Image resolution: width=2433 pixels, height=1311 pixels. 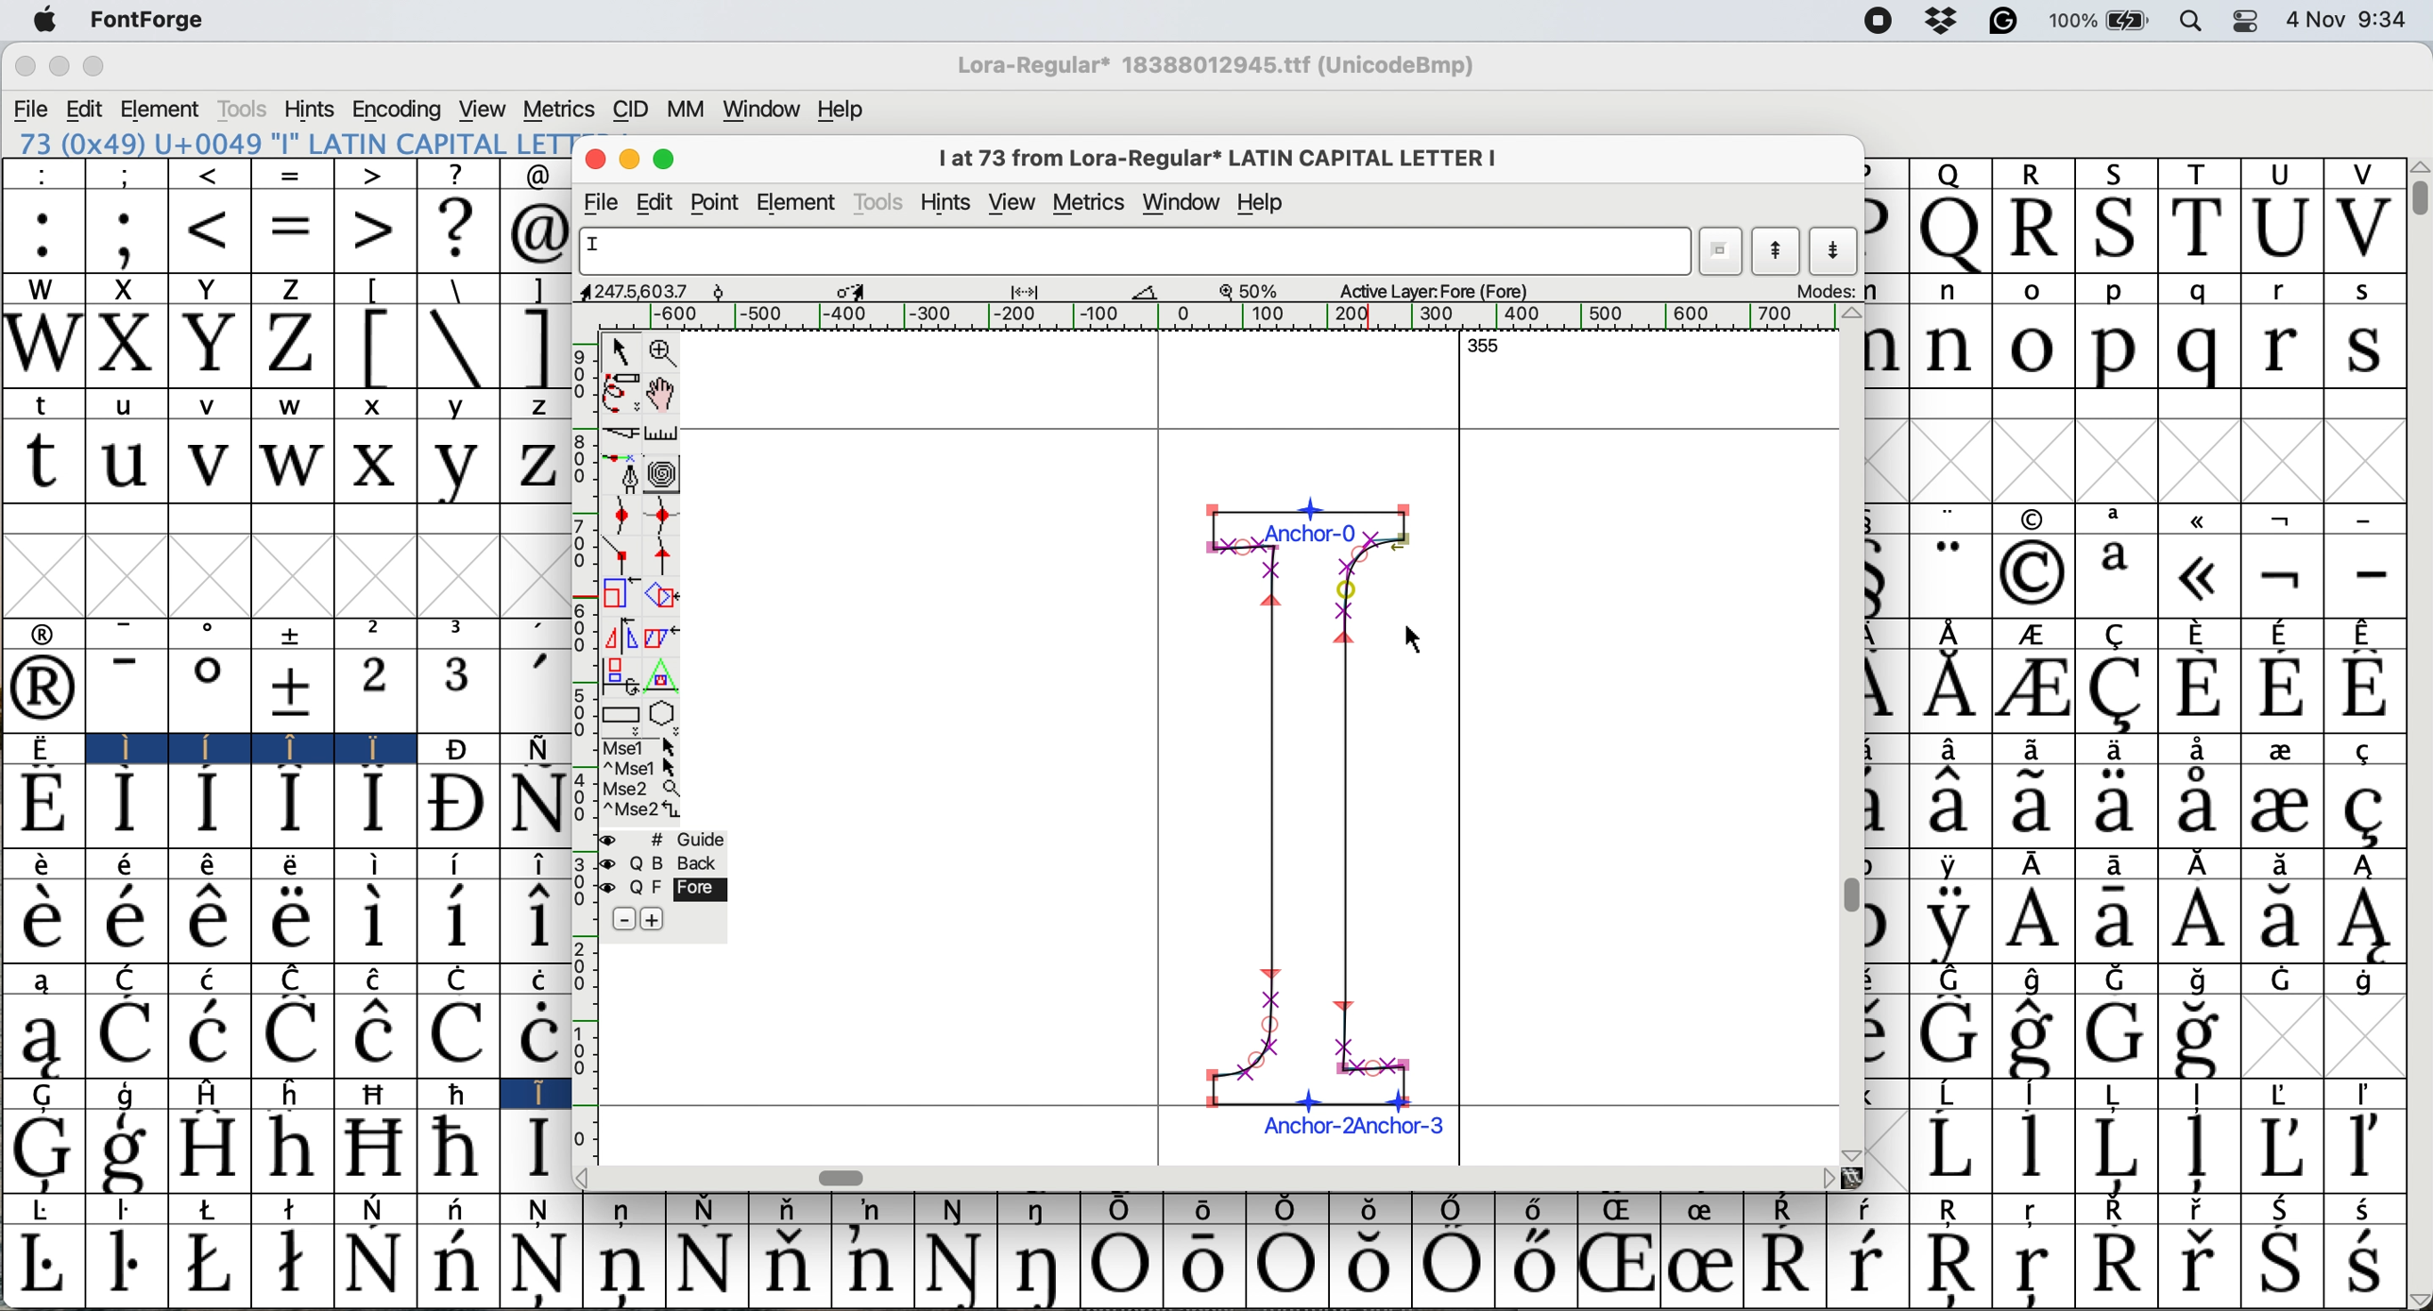 I want to click on Symbol, so click(x=375, y=804).